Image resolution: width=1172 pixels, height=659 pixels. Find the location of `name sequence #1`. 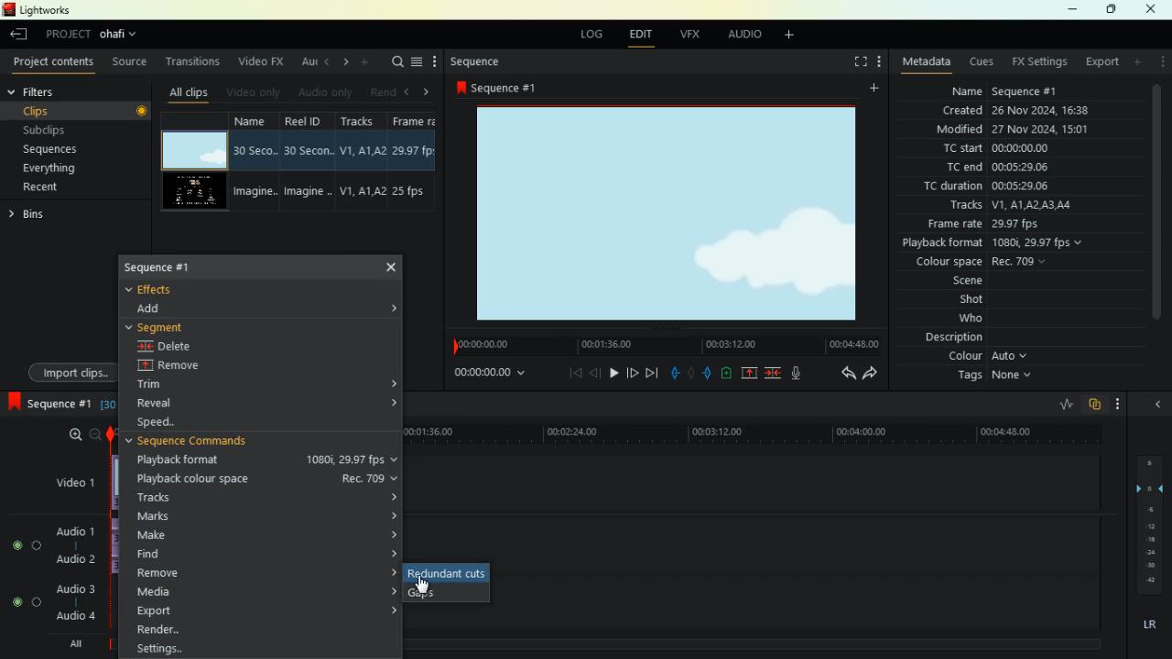

name sequence #1 is located at coordinates (1002, 91).